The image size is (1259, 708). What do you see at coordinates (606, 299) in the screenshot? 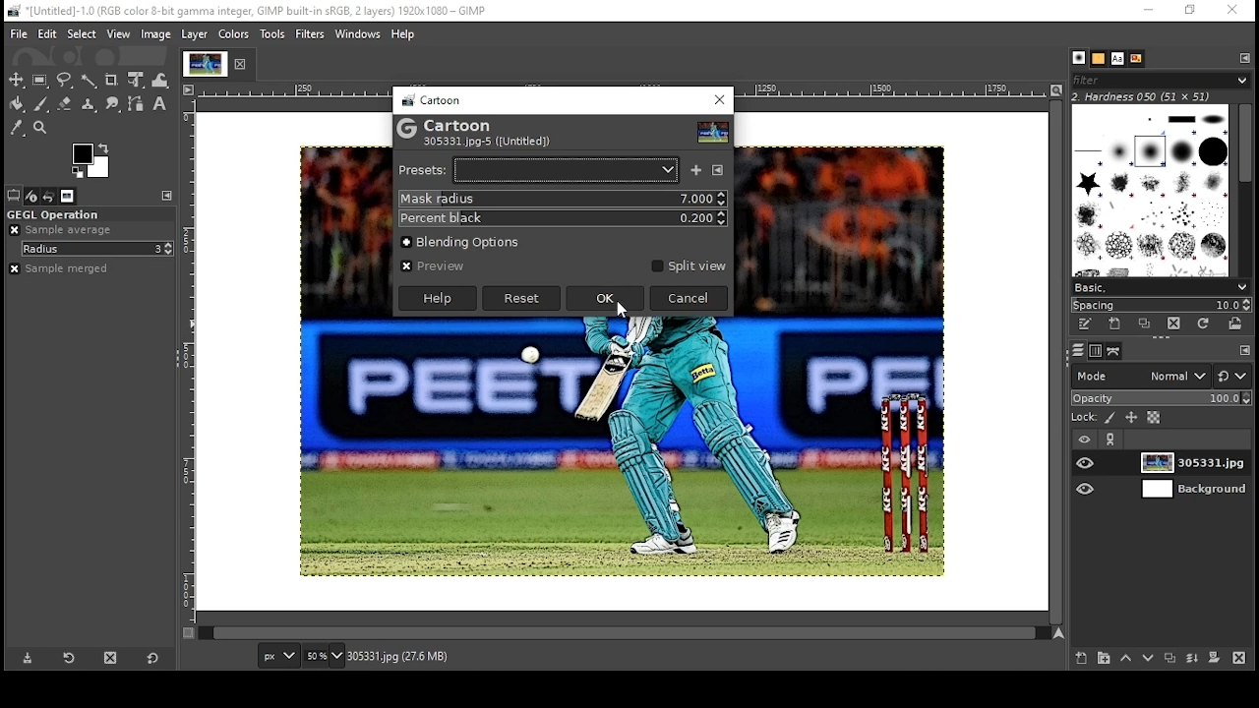
I see `ok` at bounding box center [606, 299].